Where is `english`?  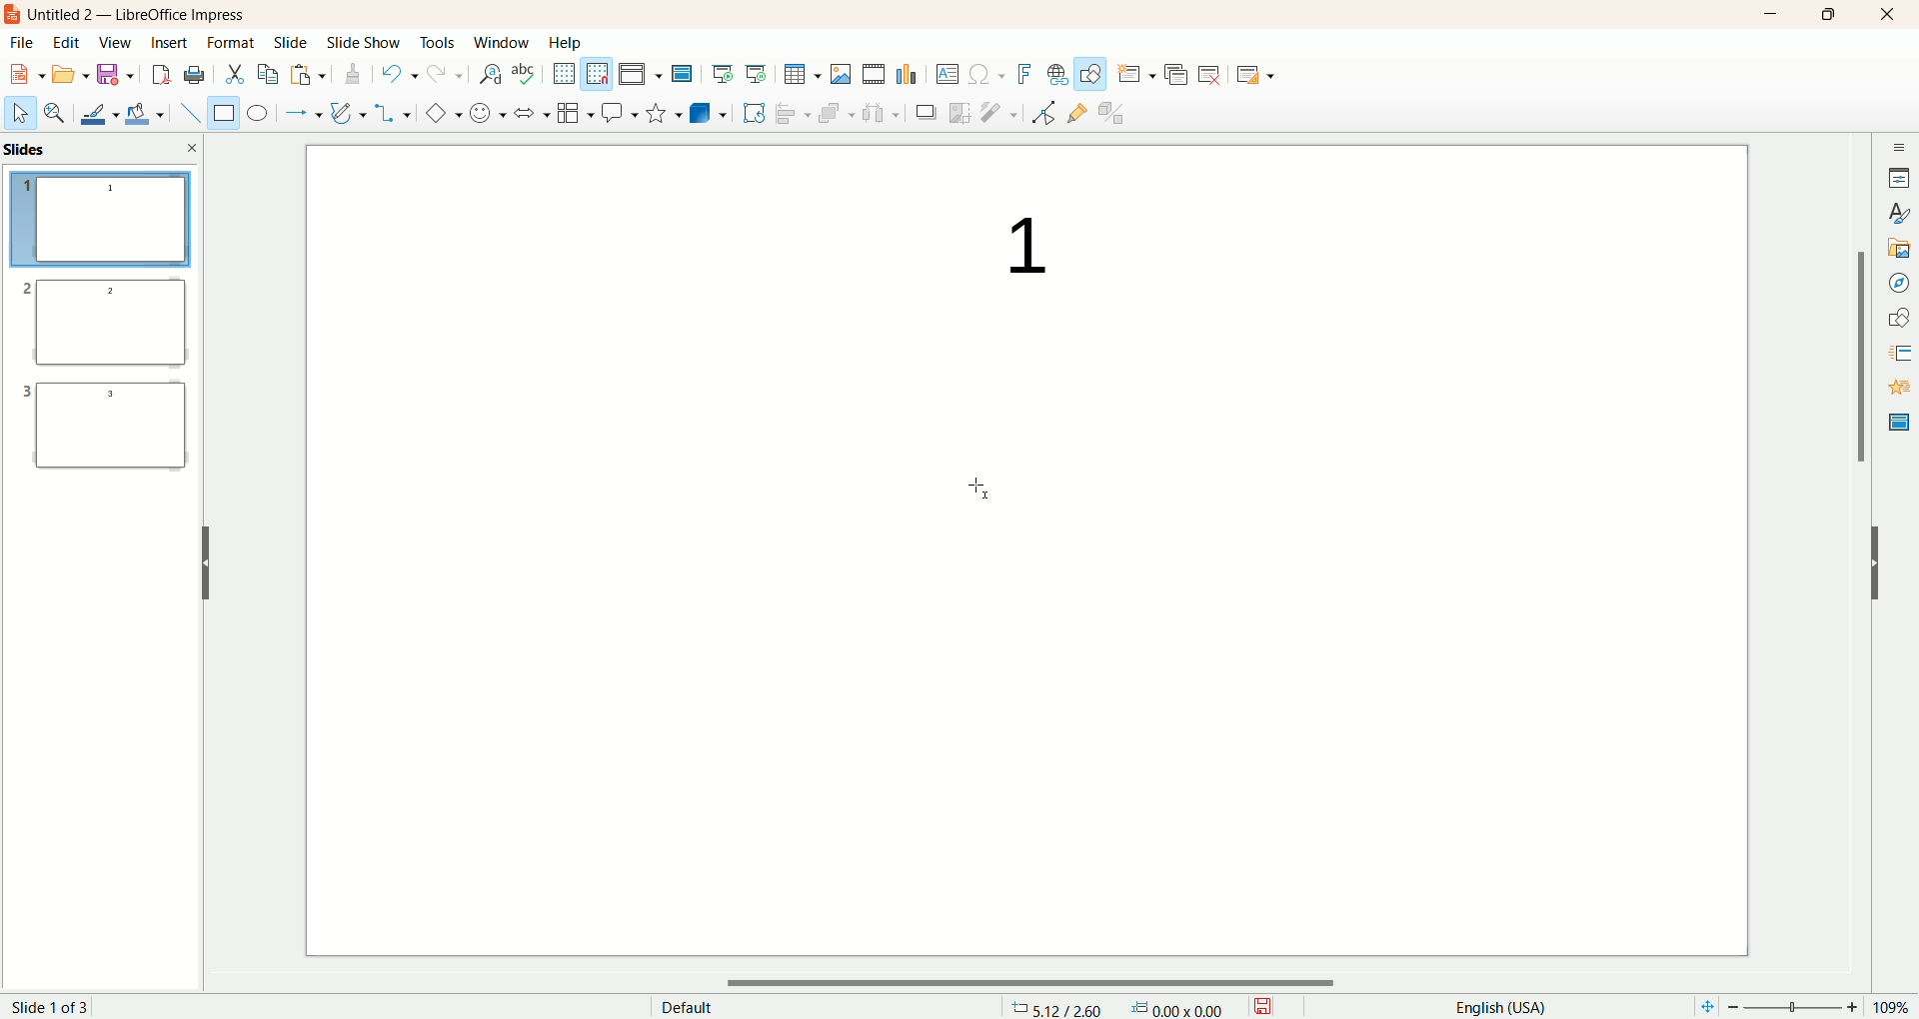
english is located at coordinates (1498, 1006).